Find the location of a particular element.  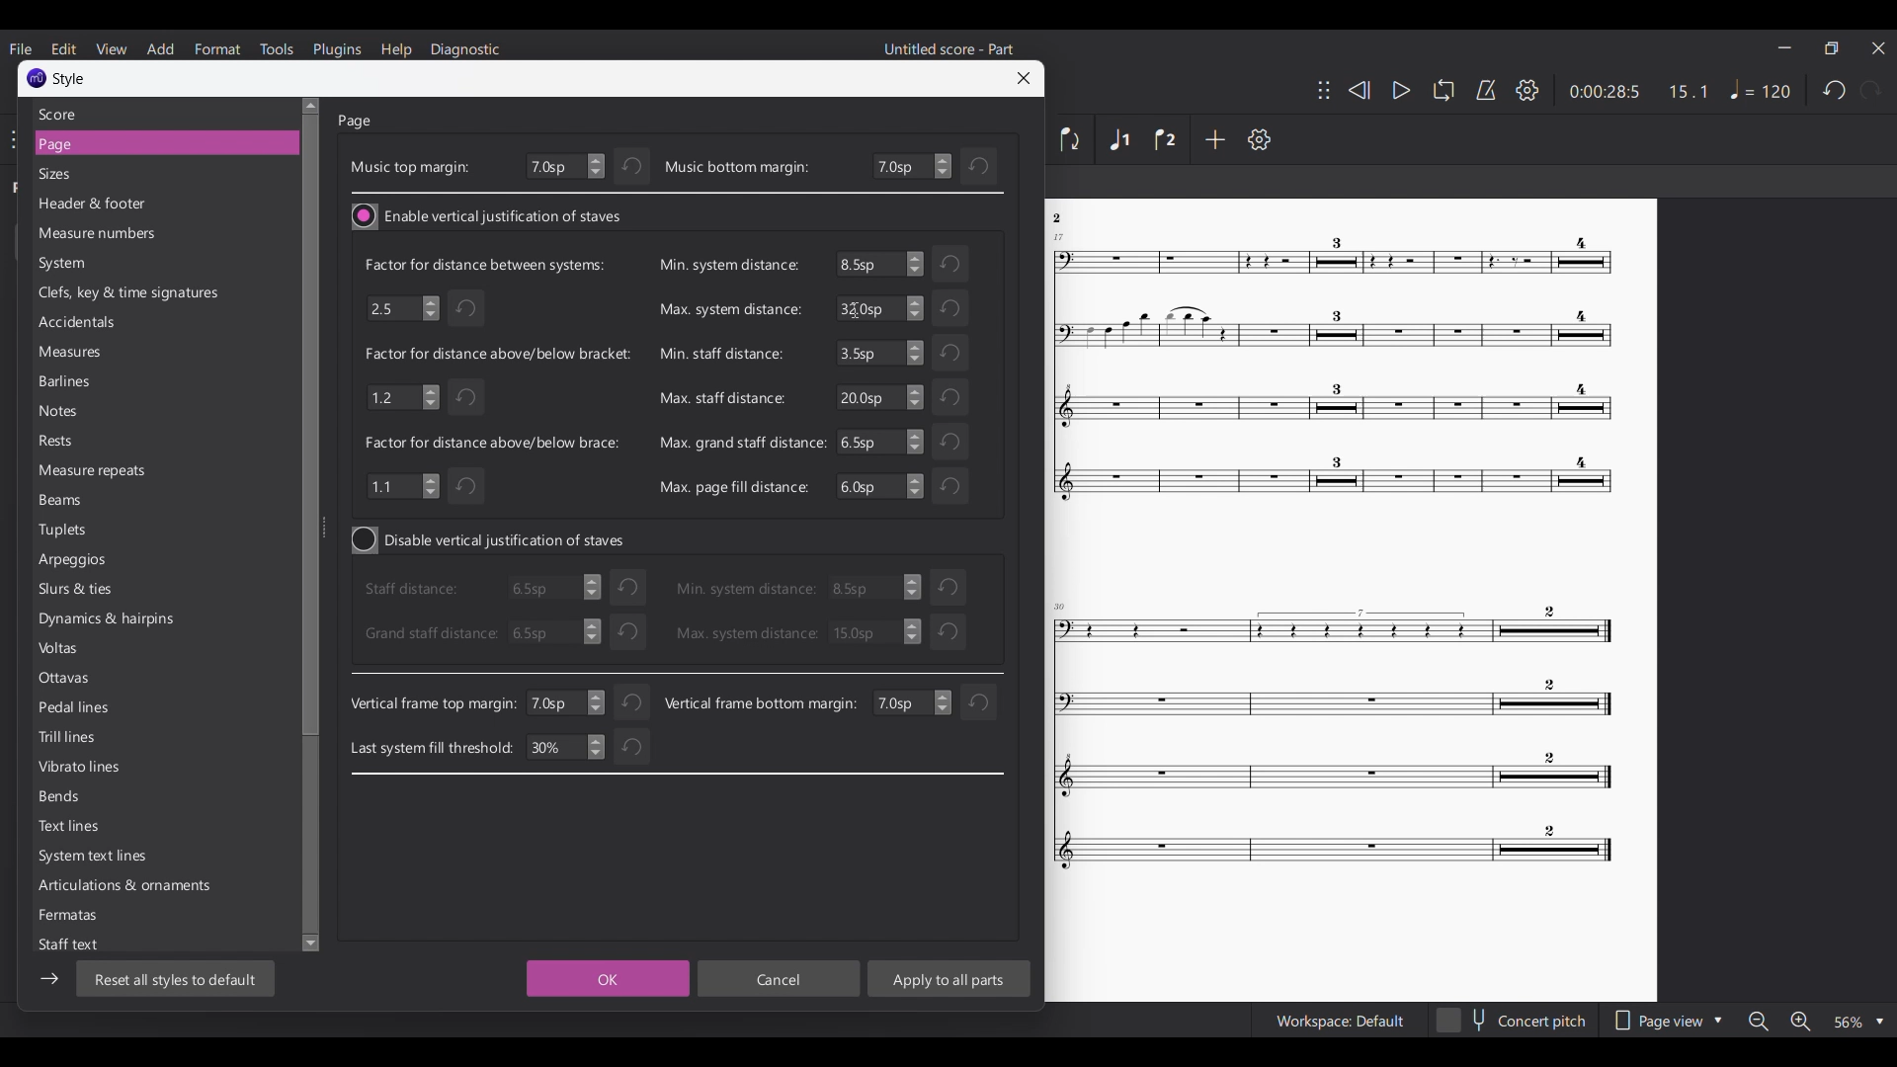

Tools menu is located at coordinates (276, 48).